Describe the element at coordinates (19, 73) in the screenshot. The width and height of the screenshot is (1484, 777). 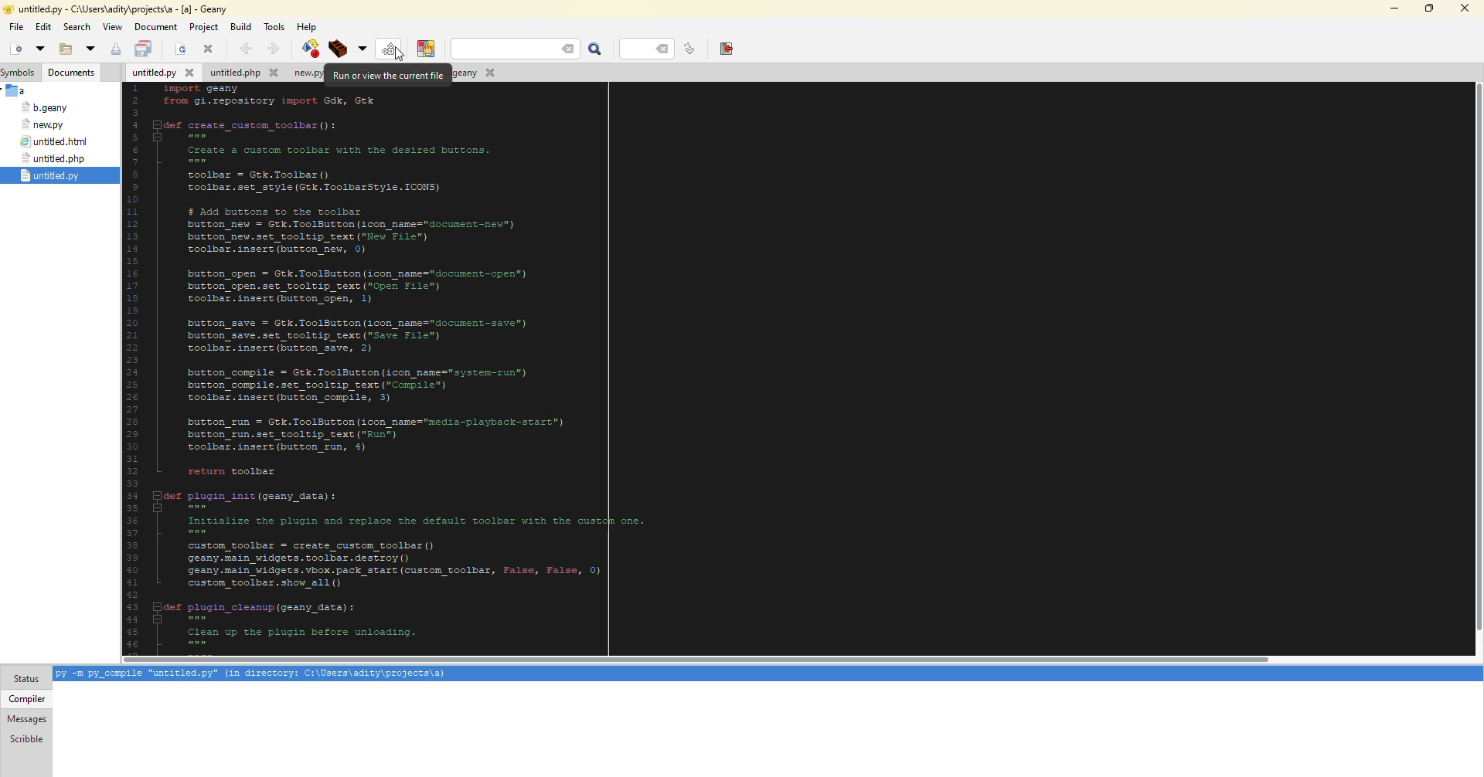
I see `symbols` at that location.